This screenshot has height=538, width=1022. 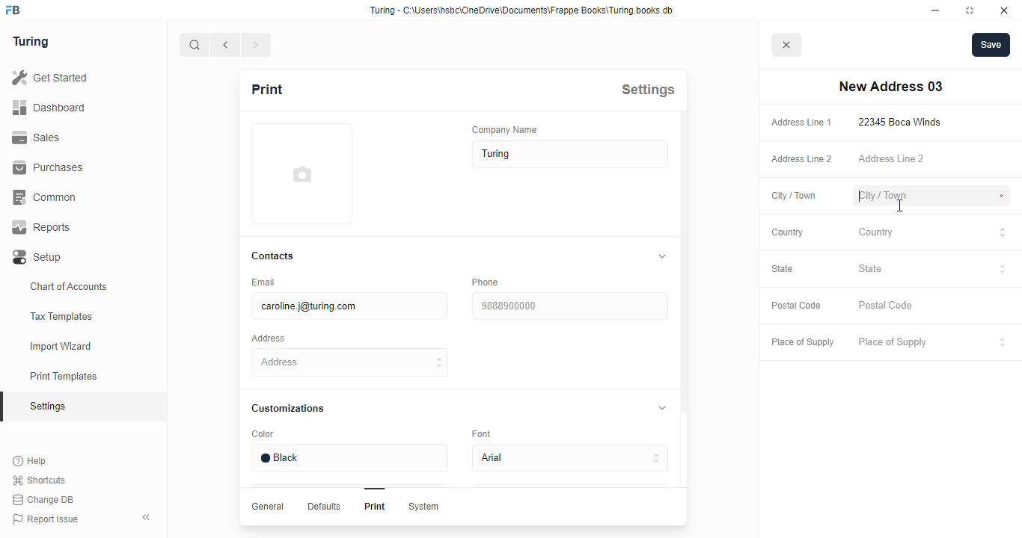 What do you see at coordinates (49, 78) in the screenshot?
I see `get started` at bounding box center [49, 78].